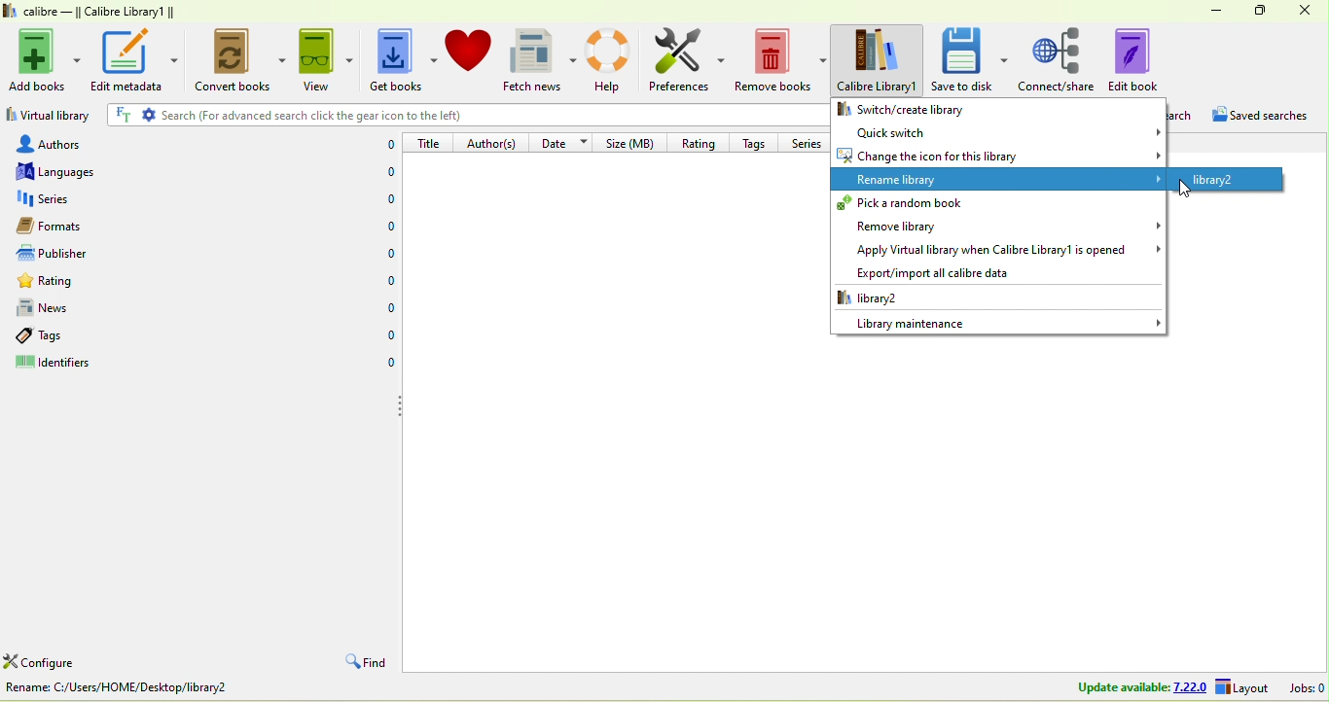 This screenshot has width=1329, height=702. I want to click on identifiers, so click(73, 365).